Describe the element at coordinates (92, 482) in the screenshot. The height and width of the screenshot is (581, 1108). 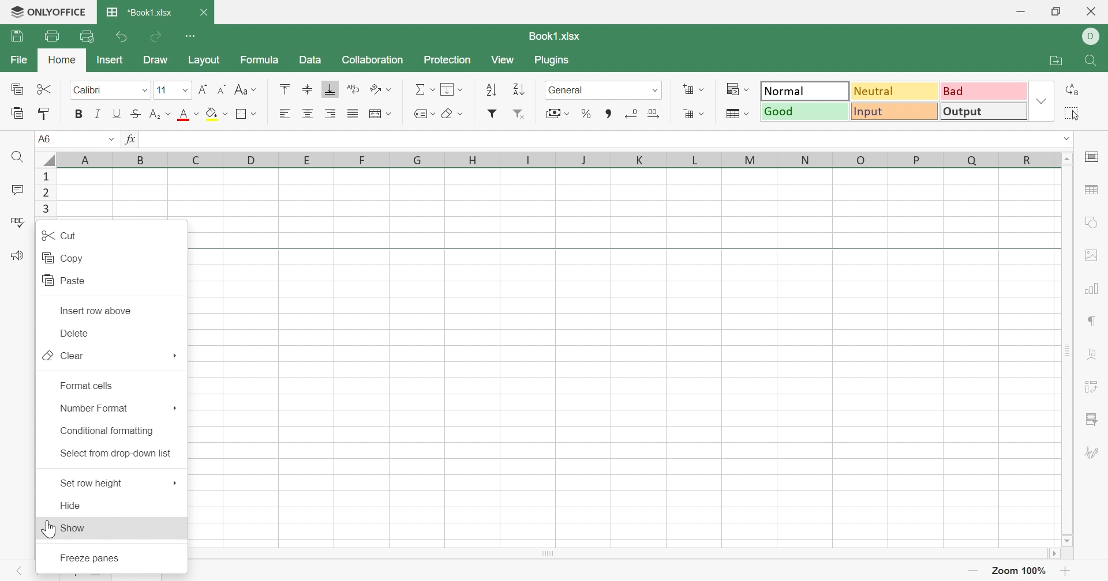
I see `Set row height` at that location.